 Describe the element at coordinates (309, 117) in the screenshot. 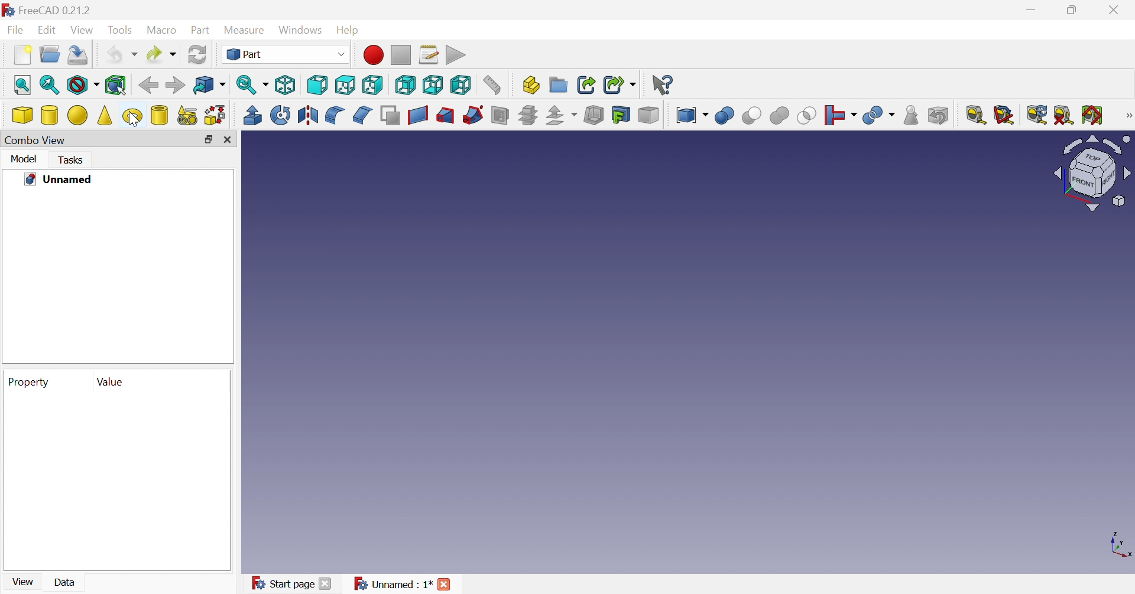

I see `Mirroring...` at that location.